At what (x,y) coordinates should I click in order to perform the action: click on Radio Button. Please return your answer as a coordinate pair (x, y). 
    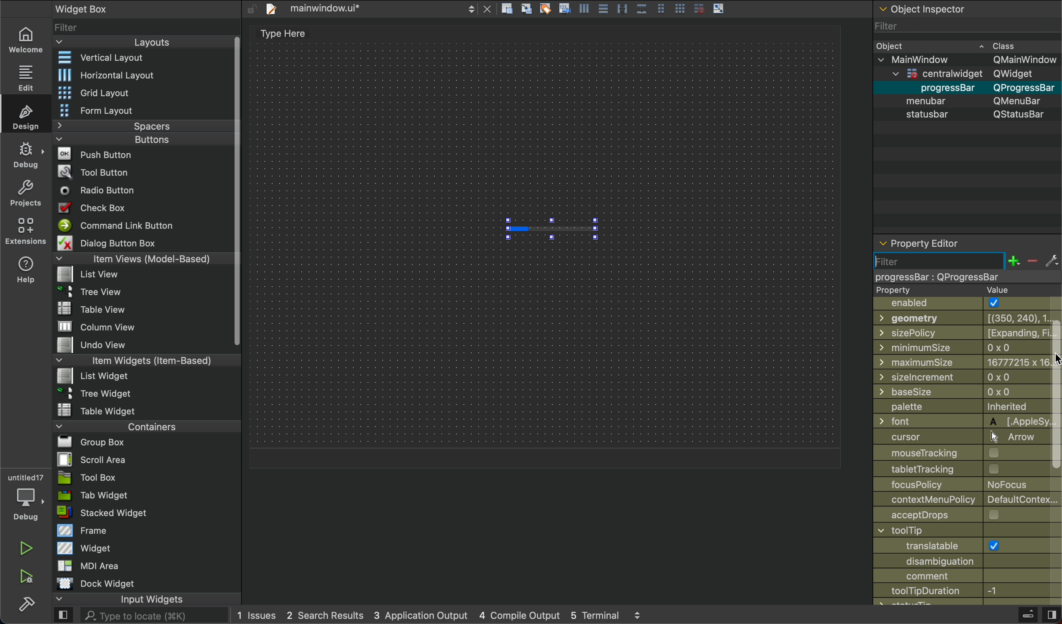
    Looking at the image, I should click on (101, 190).